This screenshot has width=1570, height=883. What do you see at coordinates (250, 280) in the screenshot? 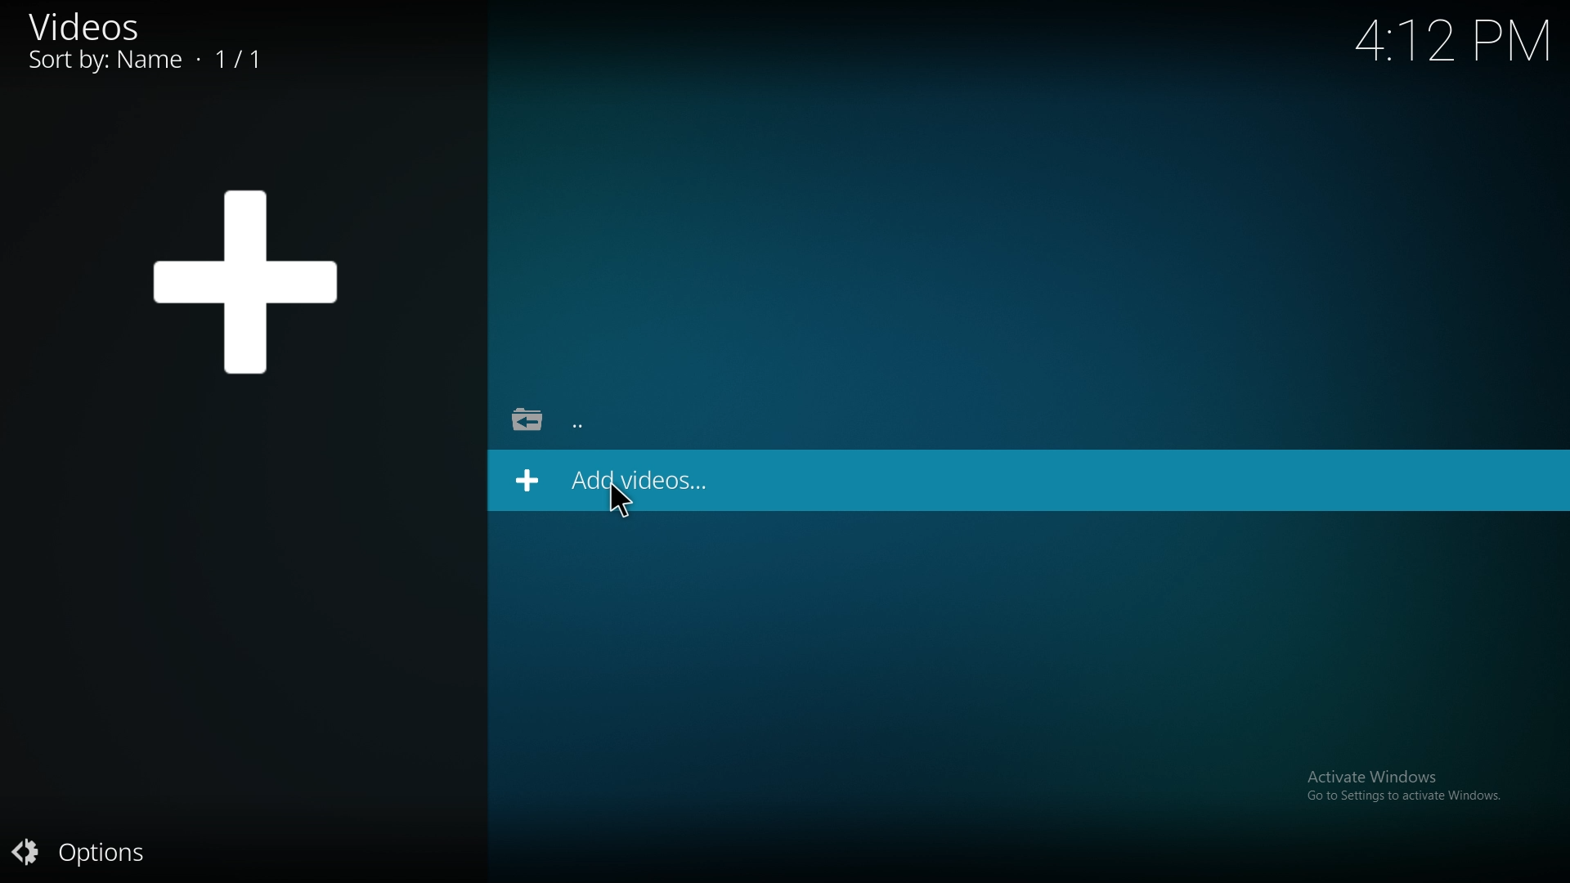
I see `add` at bounding box center [250, 280].